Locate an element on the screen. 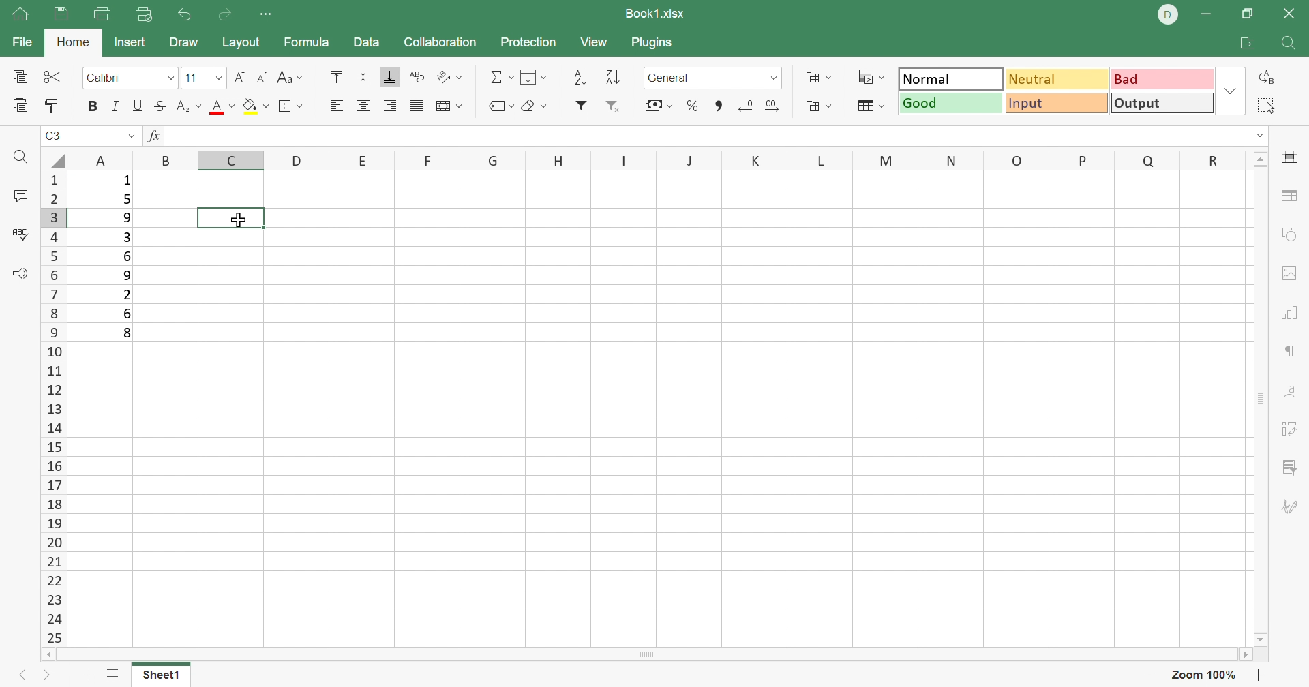 Image resolution: width=1309 pixels, height=687 pixels. Home is located at coordinates (72, 40).